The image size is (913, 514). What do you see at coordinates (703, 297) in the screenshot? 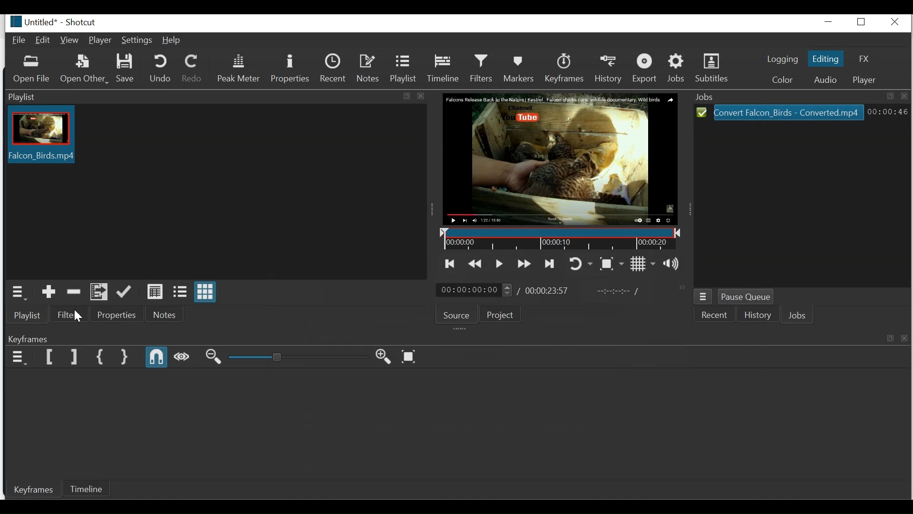
I see `Jobs menu` at bounding box center [703, 297].